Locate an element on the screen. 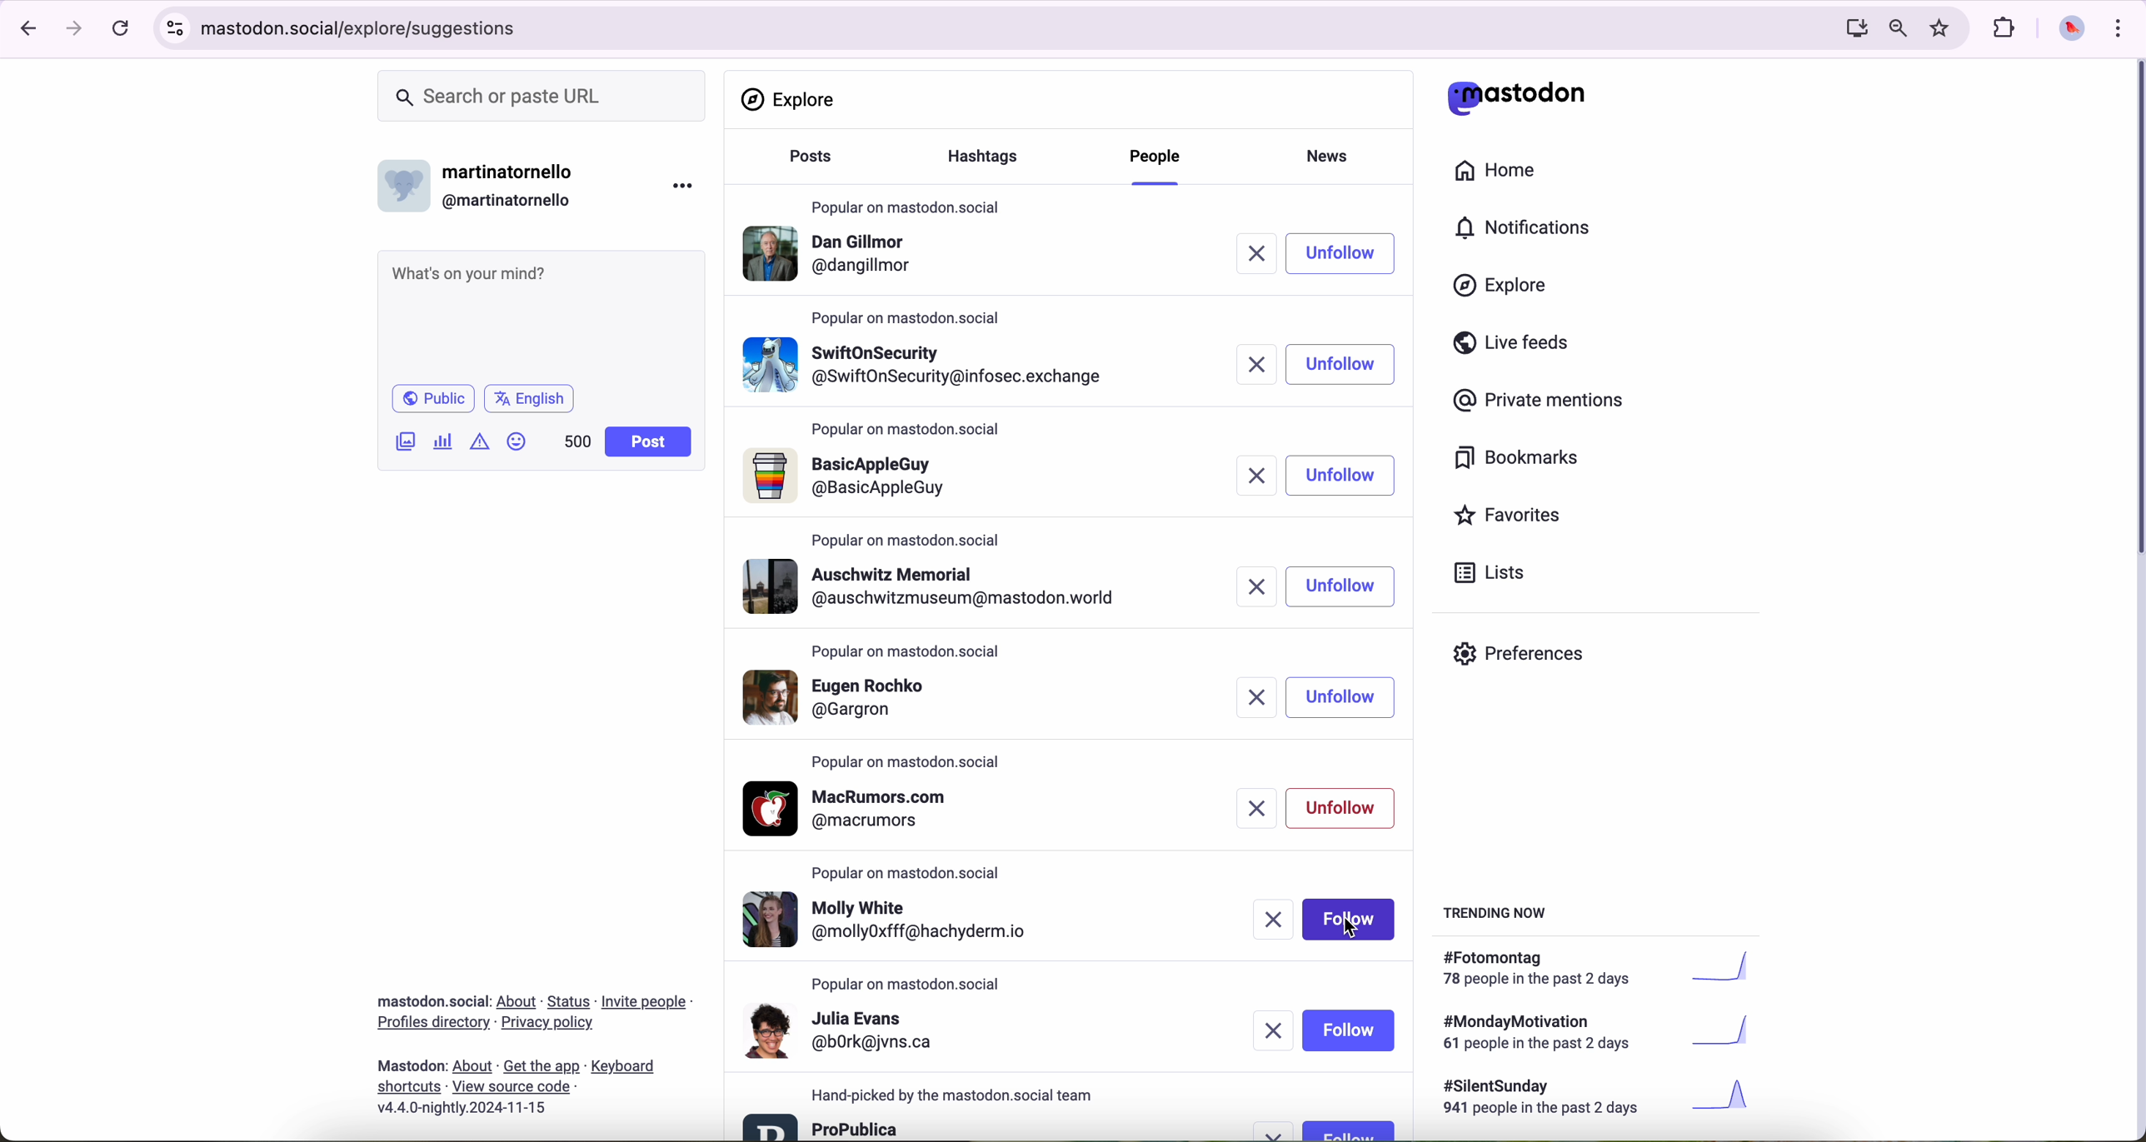 The width and height of the screenshot is (2146, 1142). live feeds is located at coordinates (1517, 347).